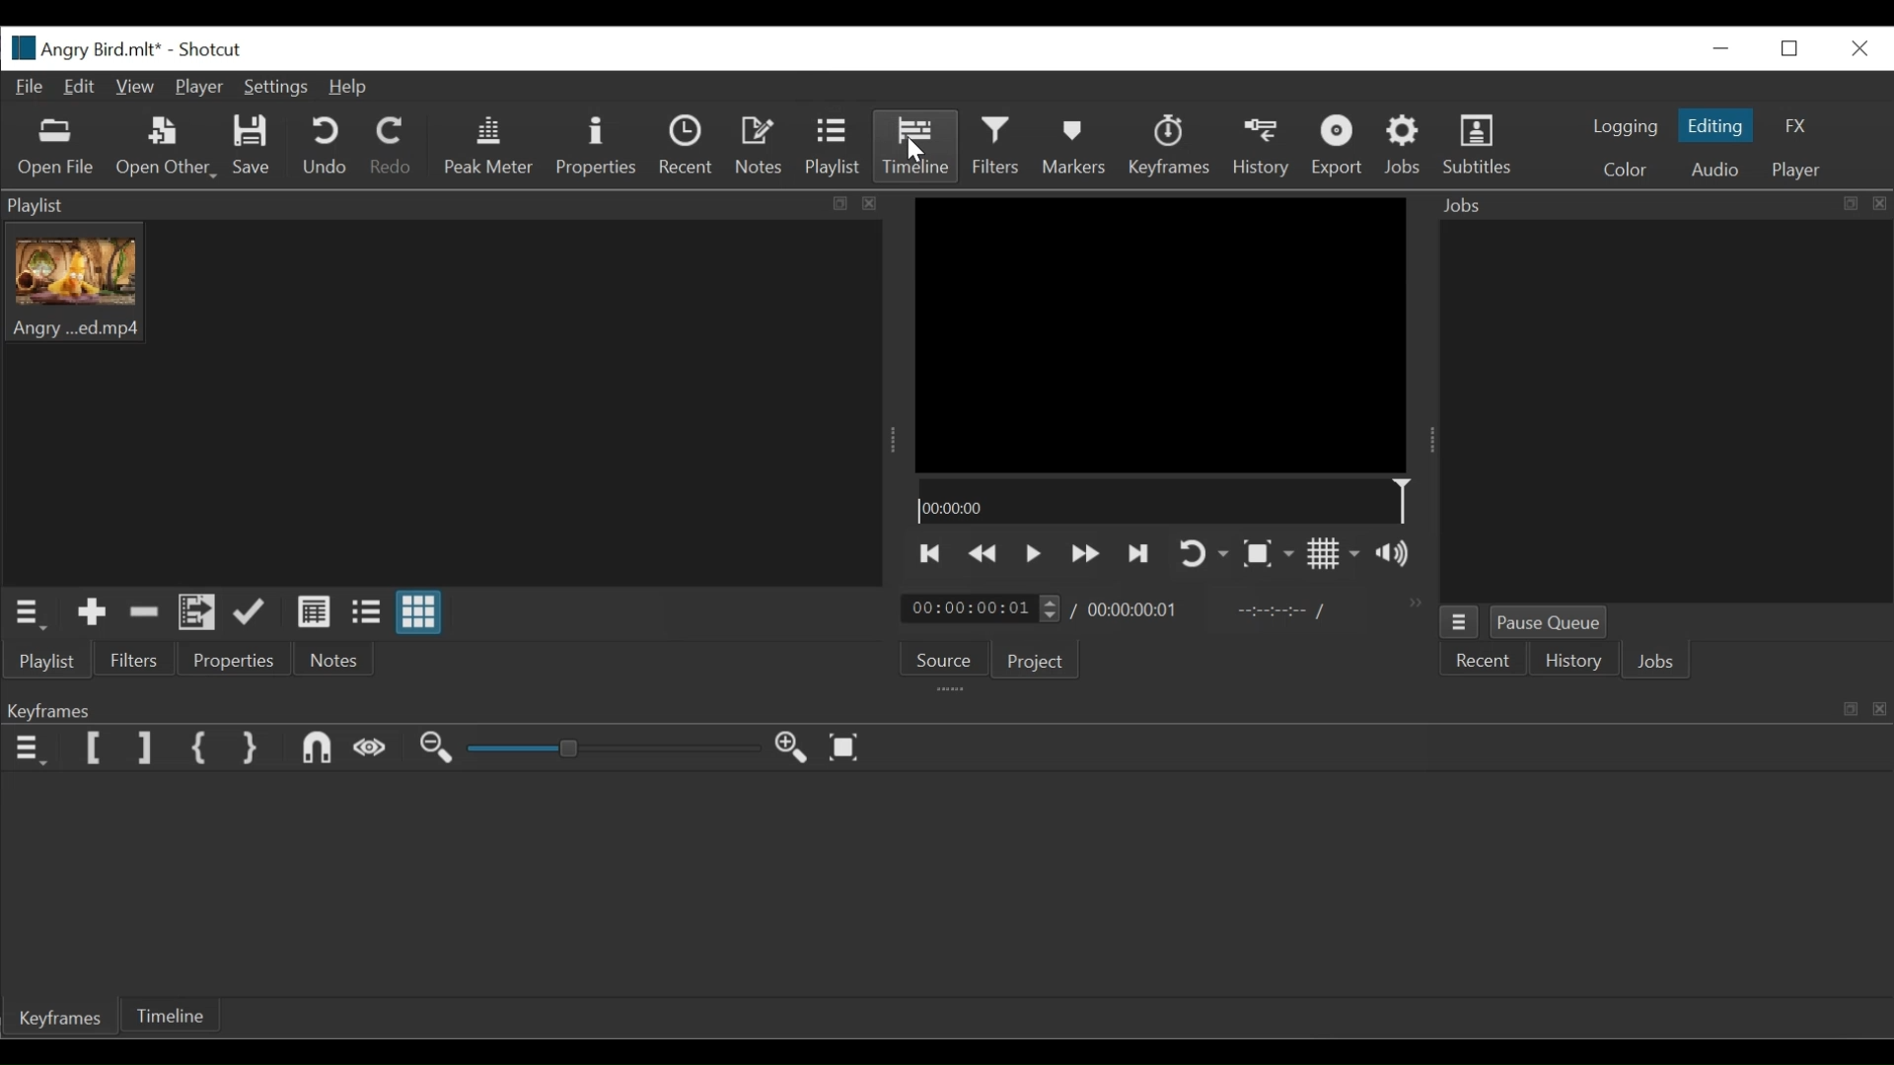 Image resolution: width=1894 pixels, height=1065 pixels. Describe the element at coordinates (487, 145) in the screenshot. I see `Peak Meter` at that location.